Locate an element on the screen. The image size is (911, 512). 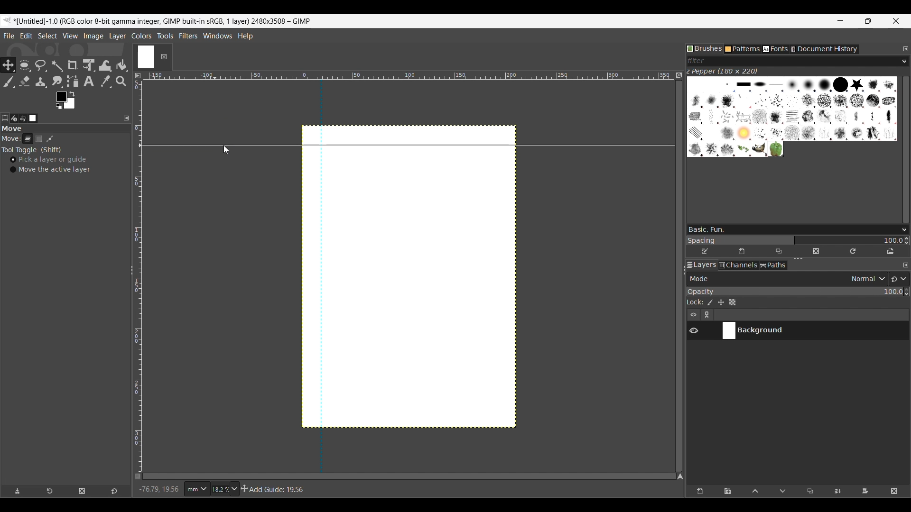
Move layer one step down is located at coordinates (783, 492).